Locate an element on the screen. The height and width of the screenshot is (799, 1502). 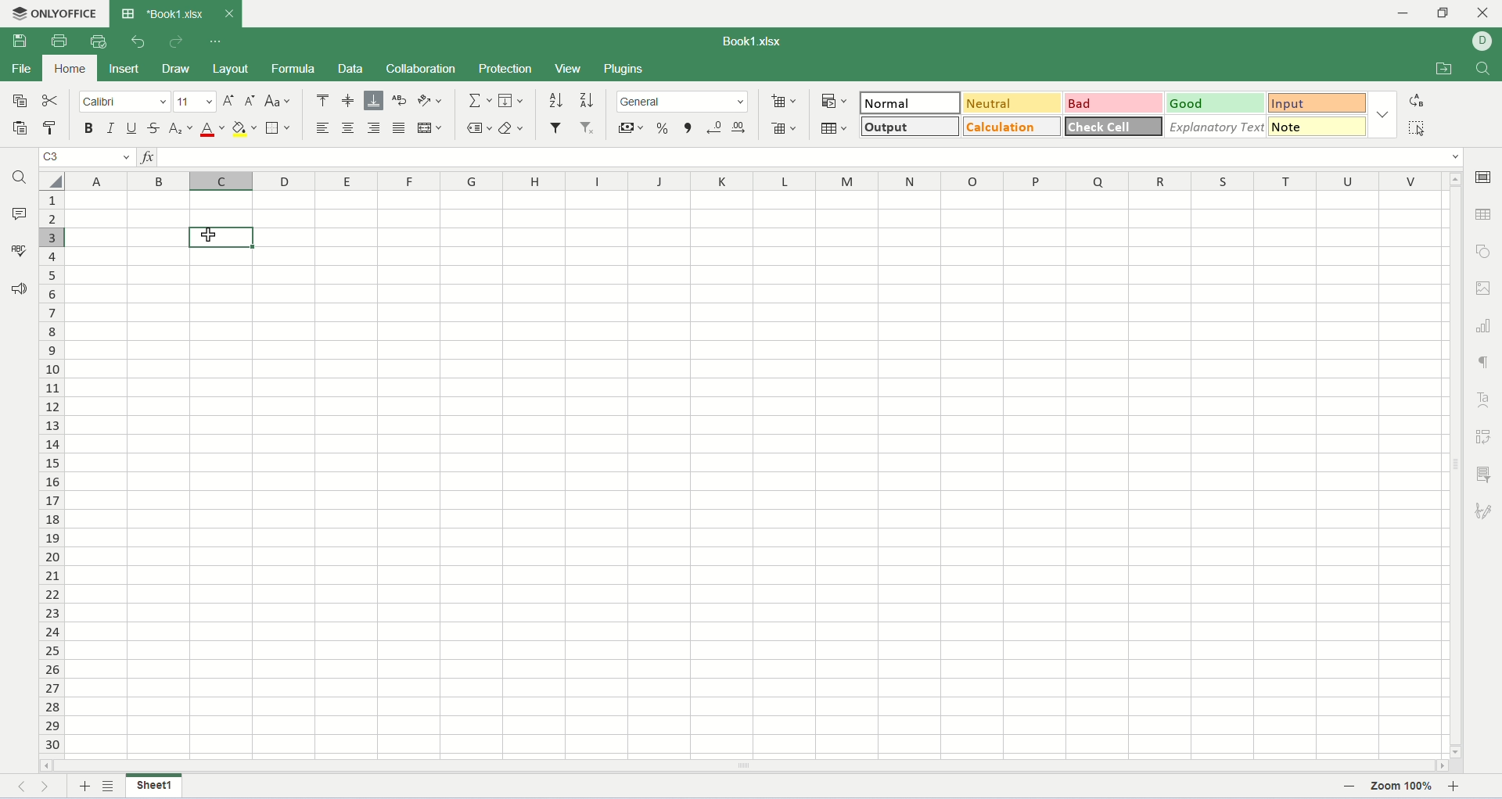
close is located at coordinates (1485, 12).